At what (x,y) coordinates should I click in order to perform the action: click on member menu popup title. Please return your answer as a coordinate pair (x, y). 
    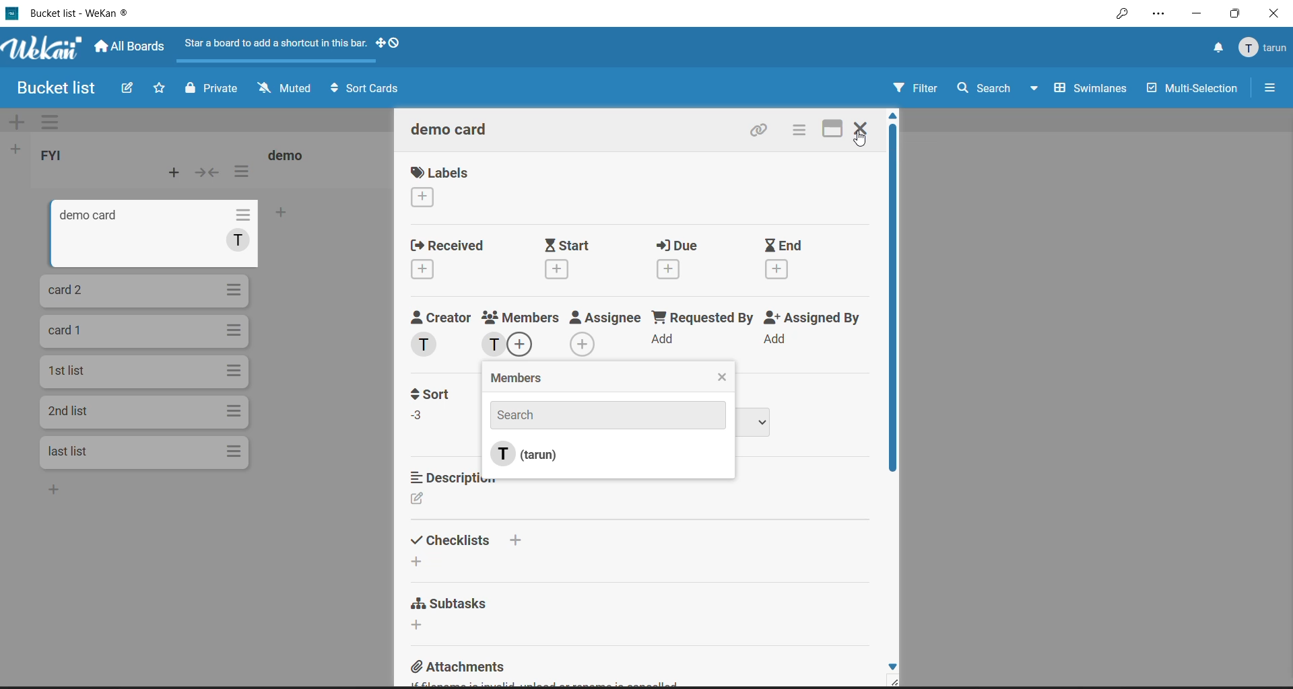
    Looking at the image, I should click on (1263, 48).